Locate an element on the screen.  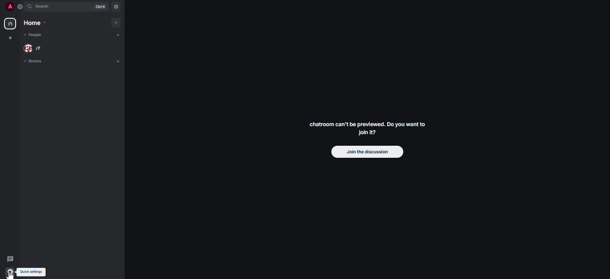
profile is located at coordinates (10, 6).